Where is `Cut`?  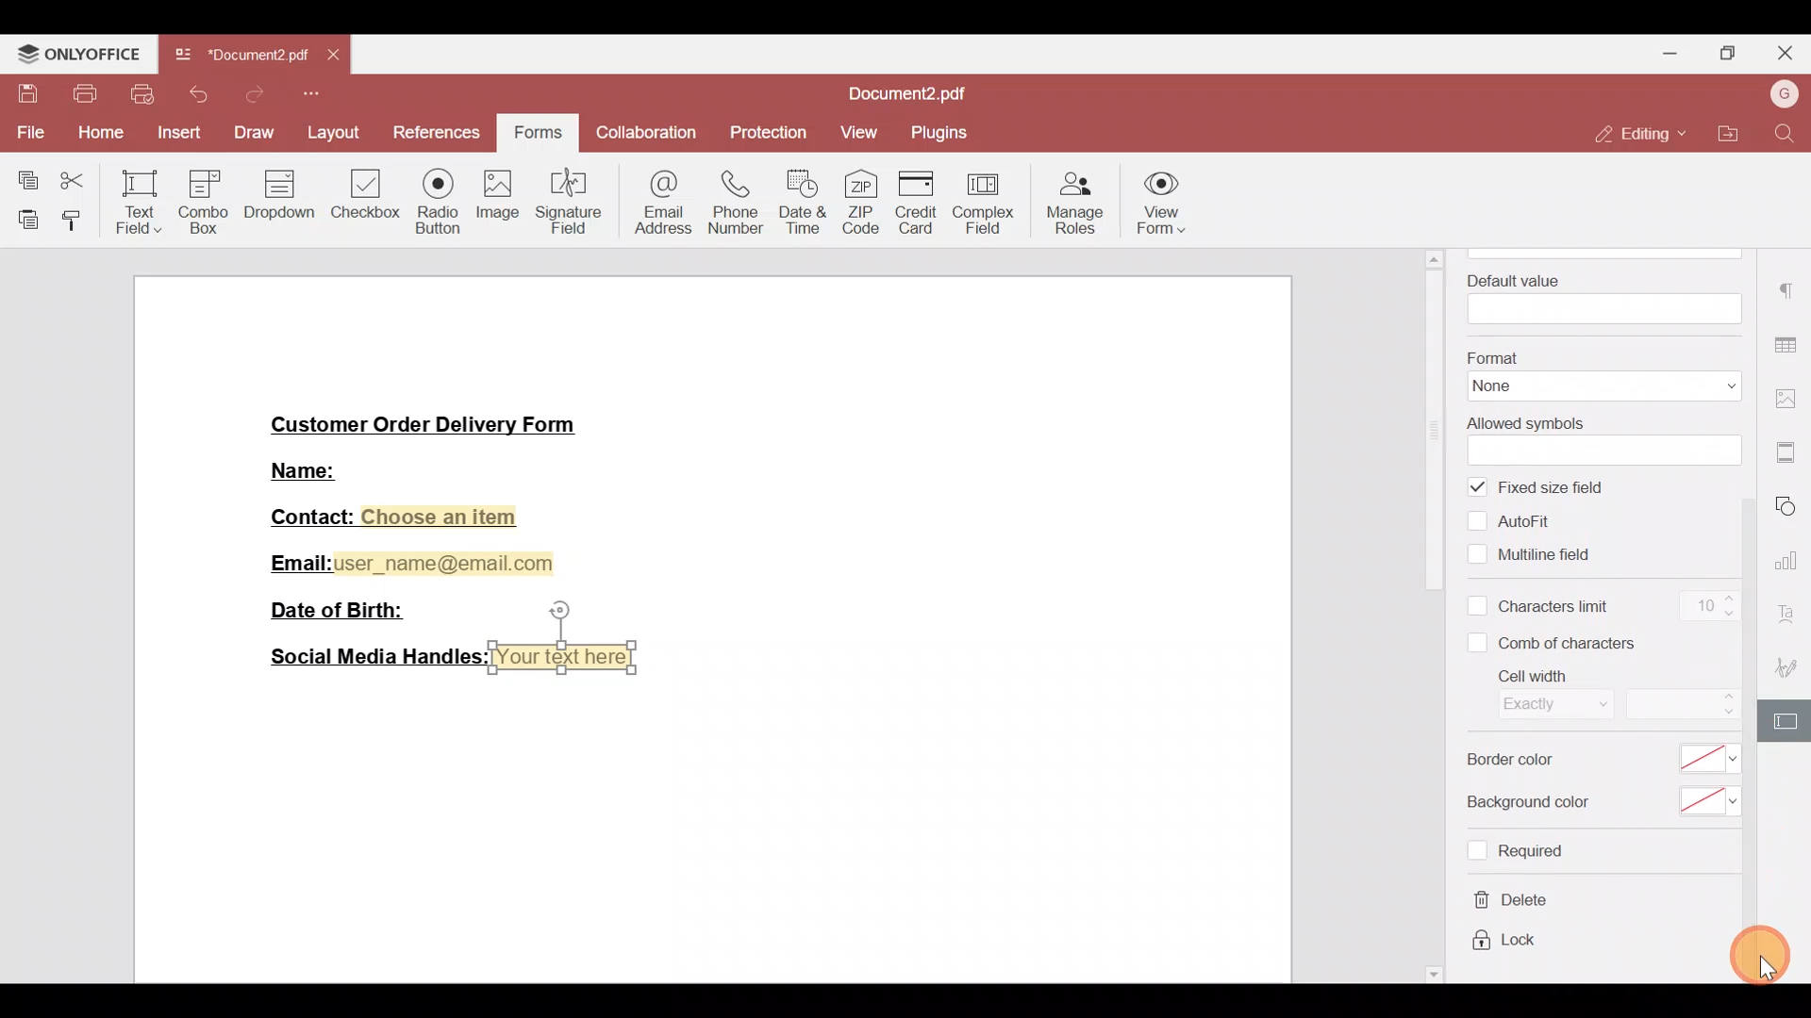 Cut is located at coordinates (75, 182).